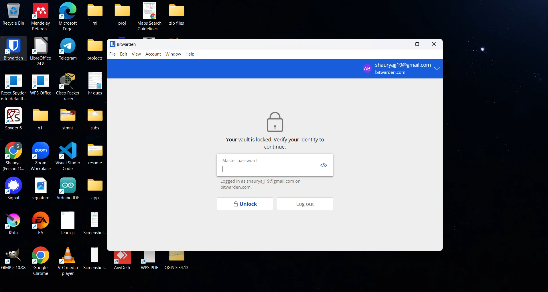  Describe the element at coordinates (174, 54) in the screenshot. I see `window` at that location.